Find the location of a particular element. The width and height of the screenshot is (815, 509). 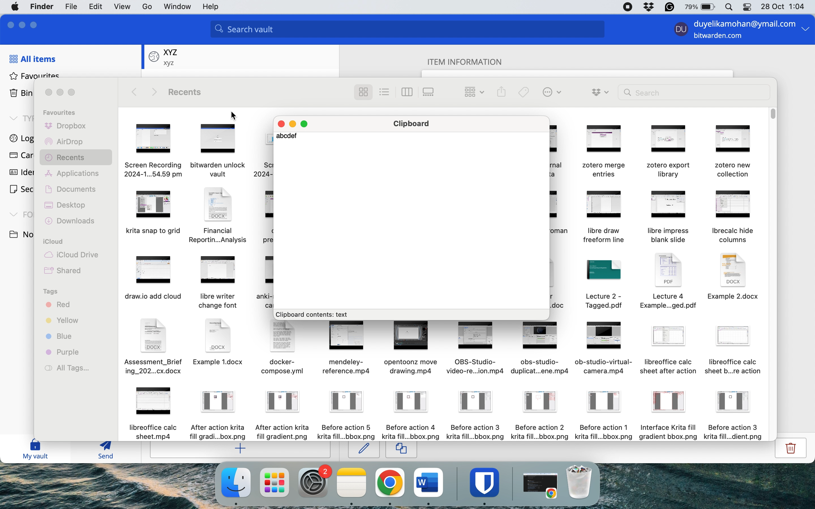

edit is located at coordinates (364, 450).